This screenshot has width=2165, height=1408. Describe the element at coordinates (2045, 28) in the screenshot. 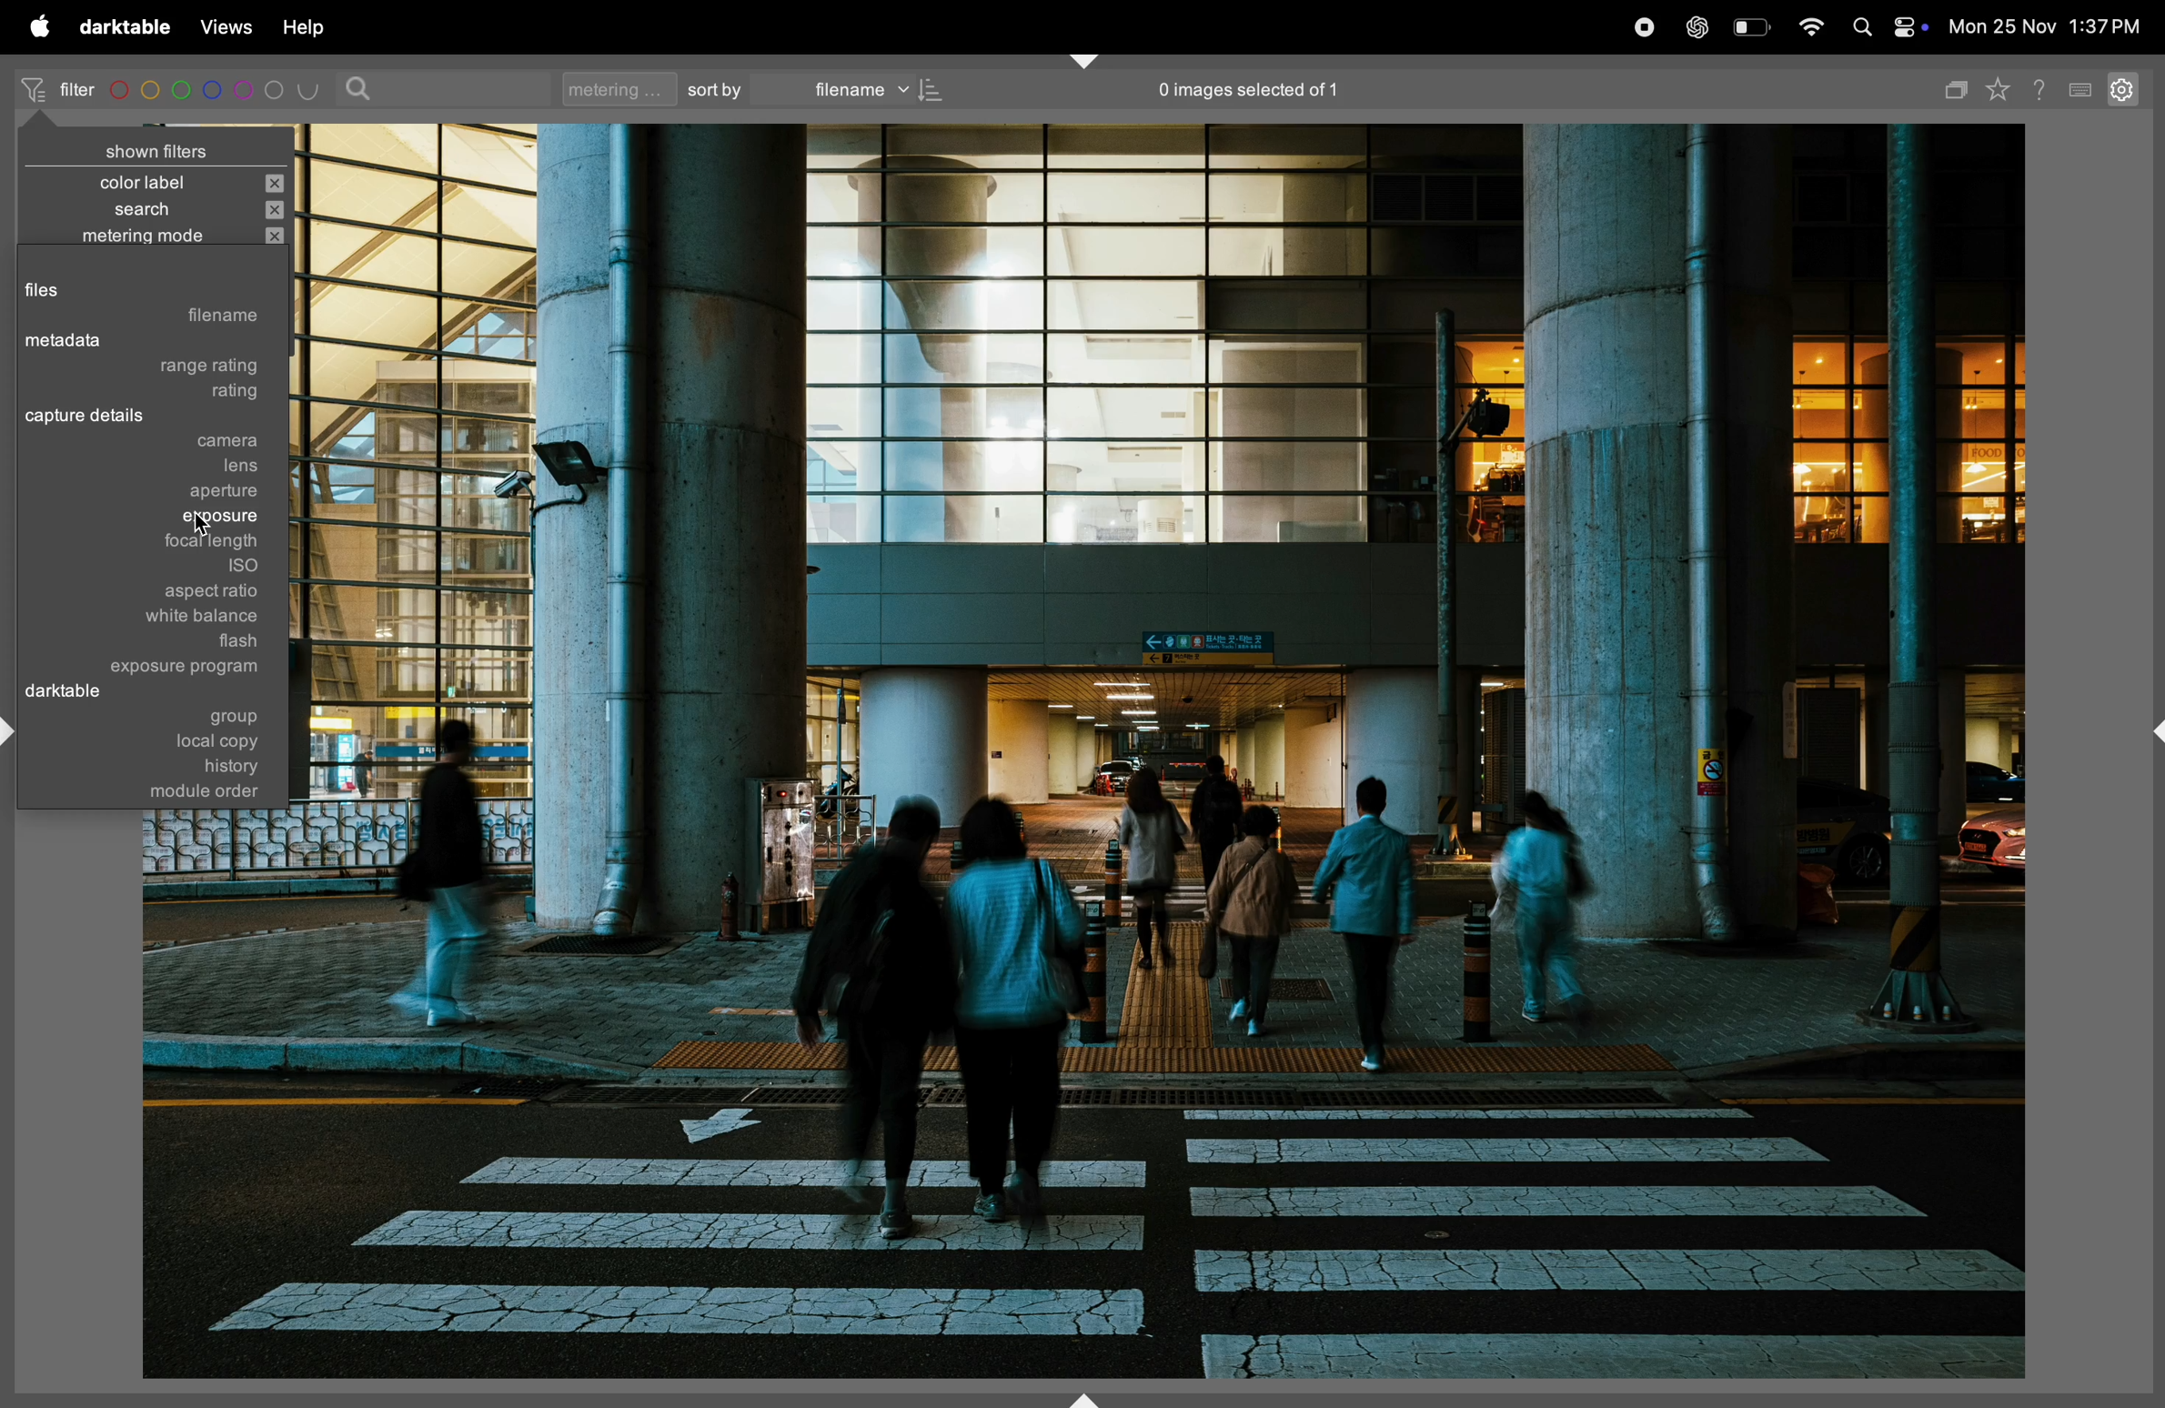

I see `date and time` at that location.